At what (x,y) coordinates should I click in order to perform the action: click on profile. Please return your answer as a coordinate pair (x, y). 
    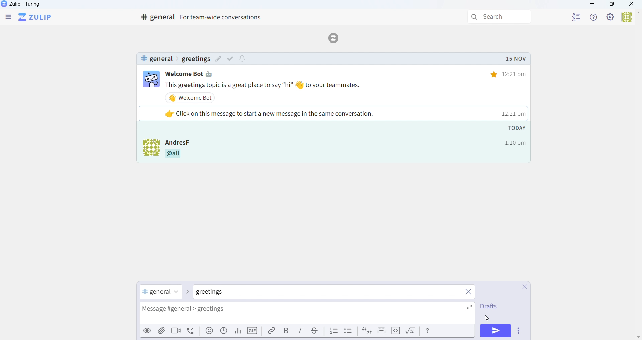
    Looking at the image, I should click on (576, 16).